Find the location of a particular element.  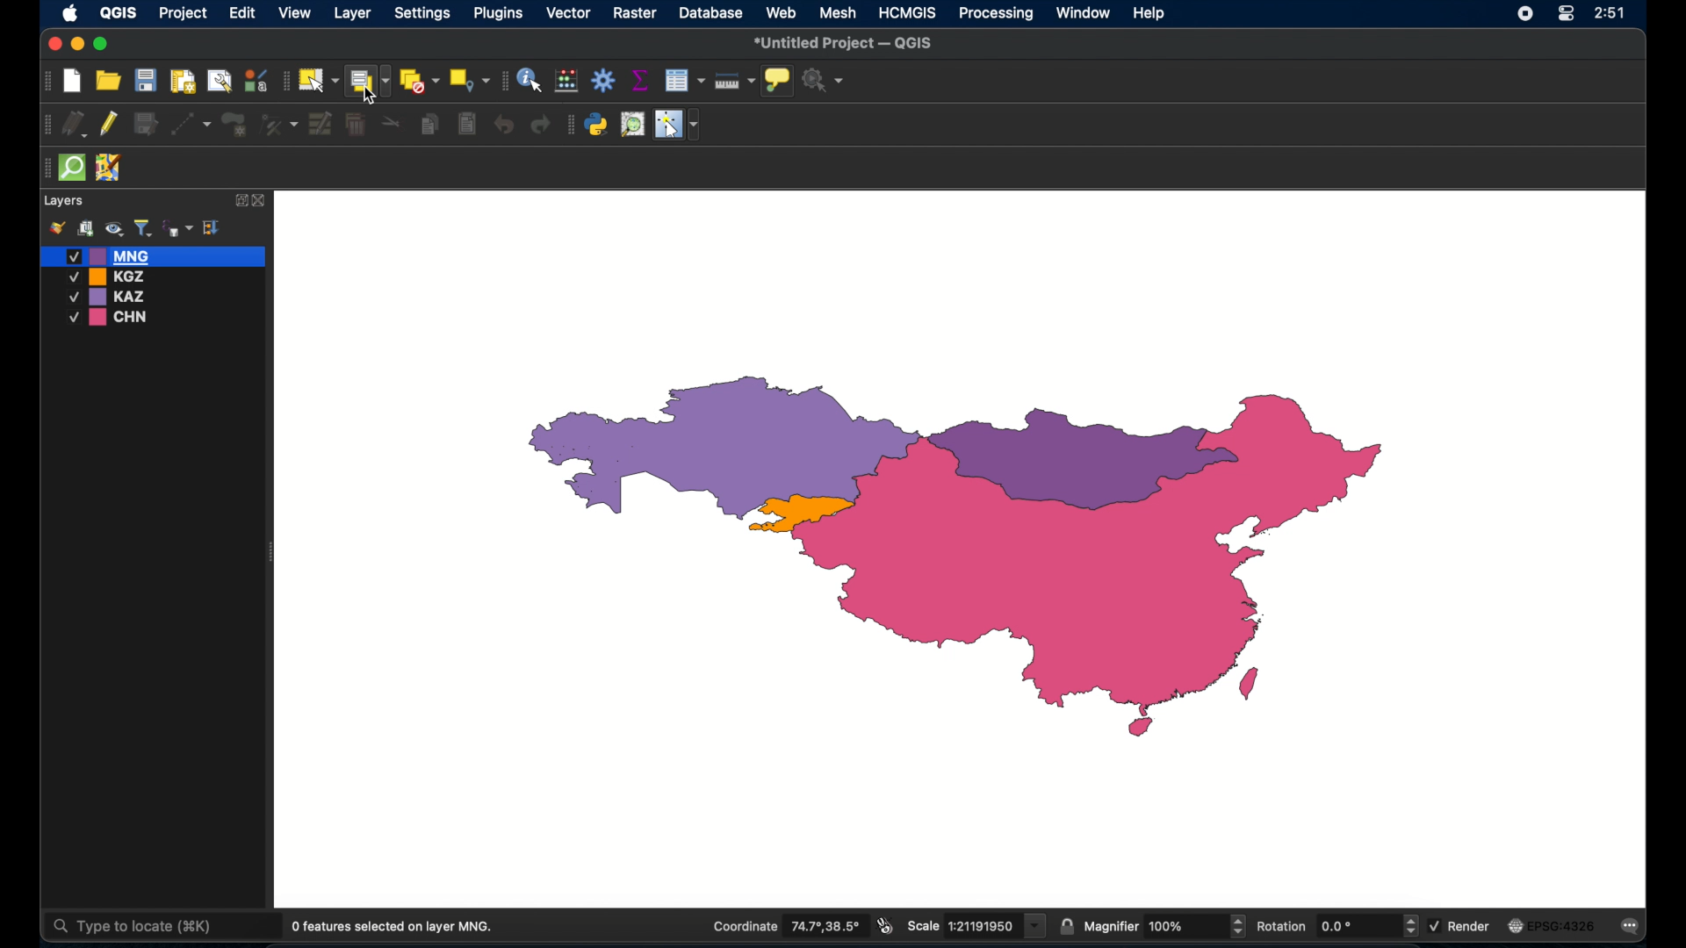

plugins is located at coordinates (500, 13).